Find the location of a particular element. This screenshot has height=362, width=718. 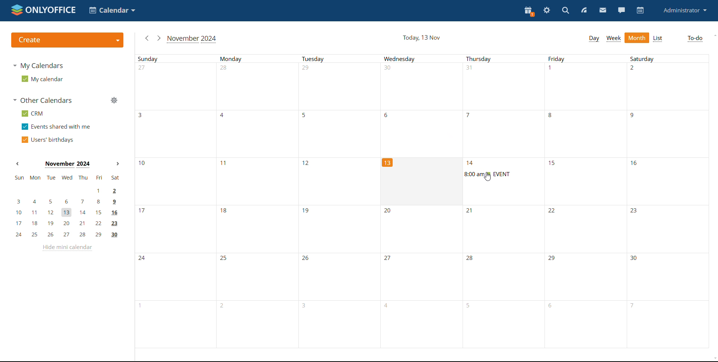

current month is located at coordinates (193, 39).